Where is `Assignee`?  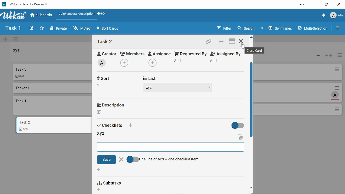
Assignee is located at coordinates (160, 53).